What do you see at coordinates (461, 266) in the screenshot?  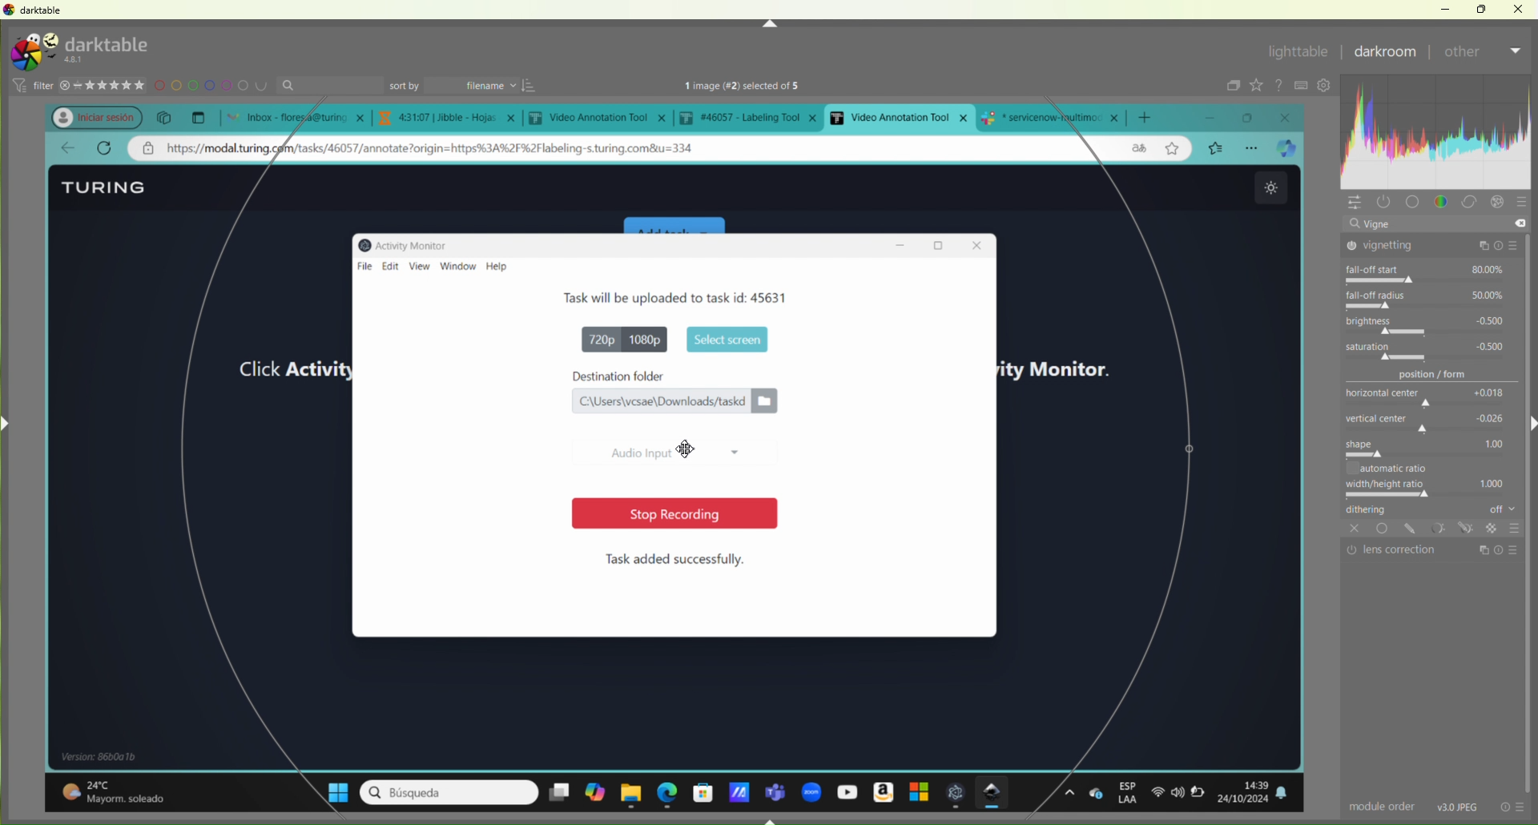 I see `window` at bounding box center [461, 266].